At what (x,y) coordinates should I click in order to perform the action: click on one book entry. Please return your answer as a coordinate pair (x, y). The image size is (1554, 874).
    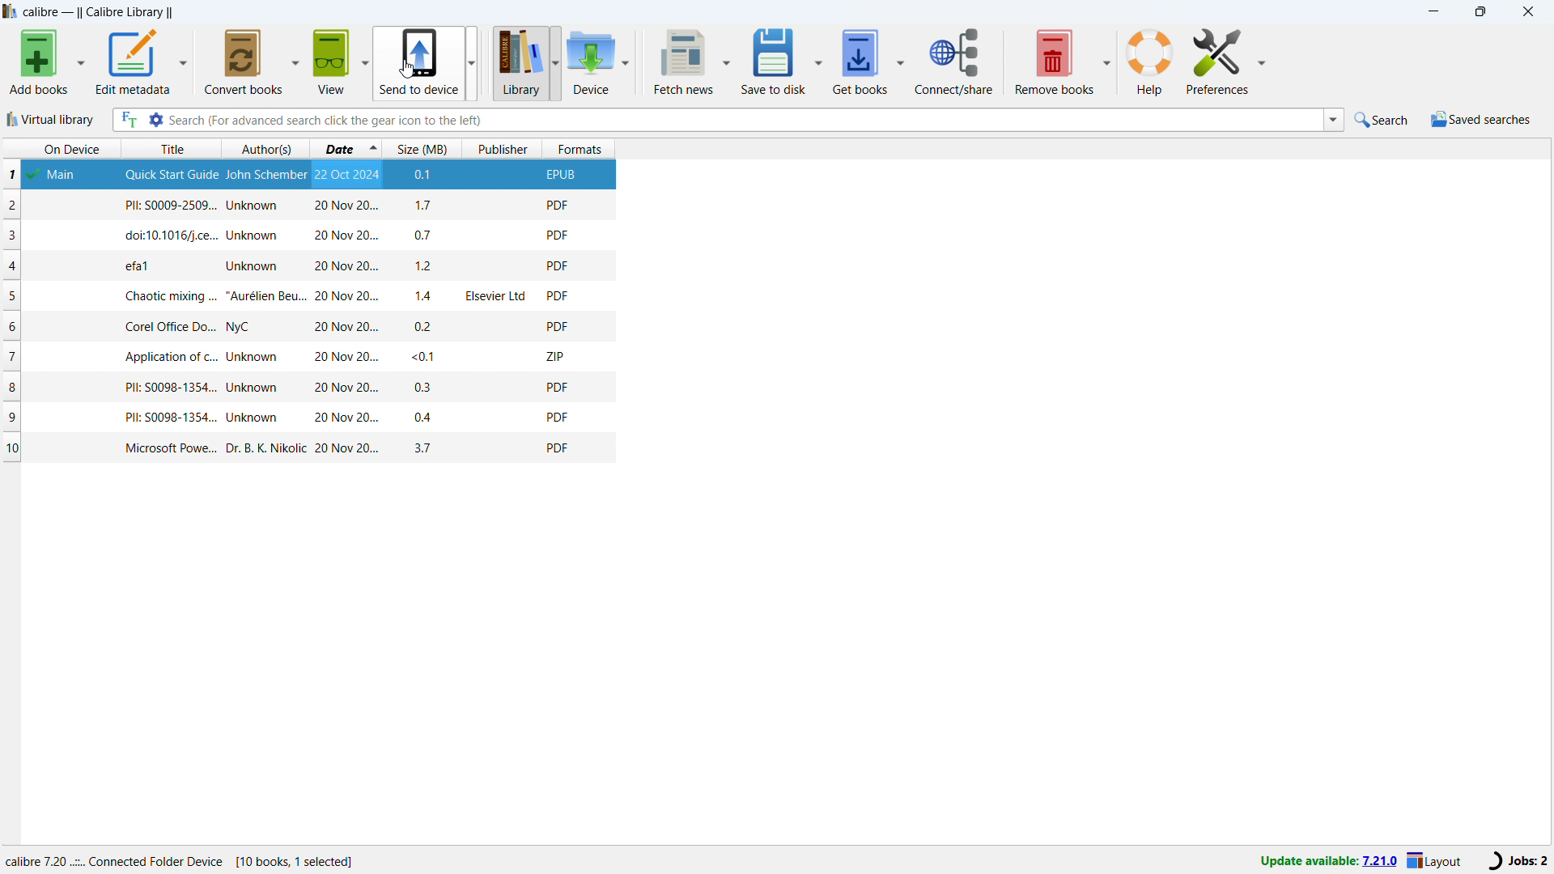
    Looking at the image, I should click on (310, 417).